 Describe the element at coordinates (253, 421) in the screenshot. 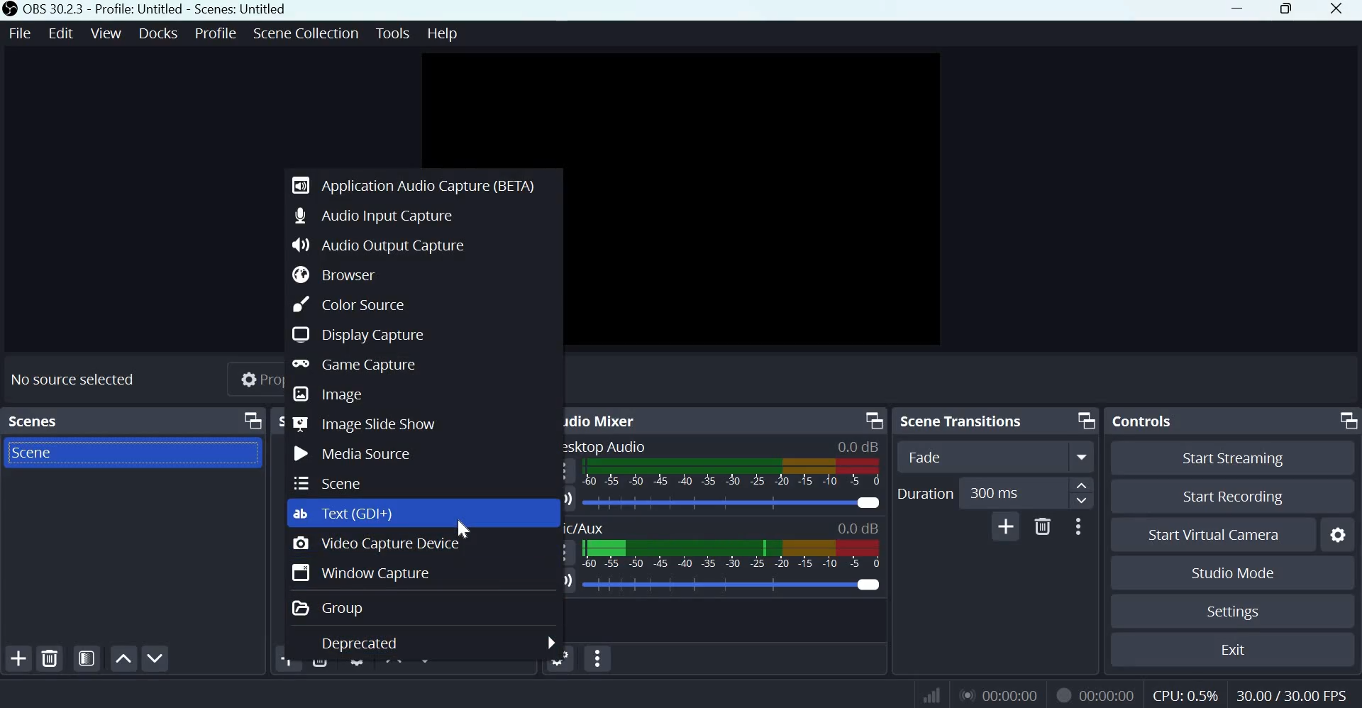

I see ` Dock Options icon` at that location.